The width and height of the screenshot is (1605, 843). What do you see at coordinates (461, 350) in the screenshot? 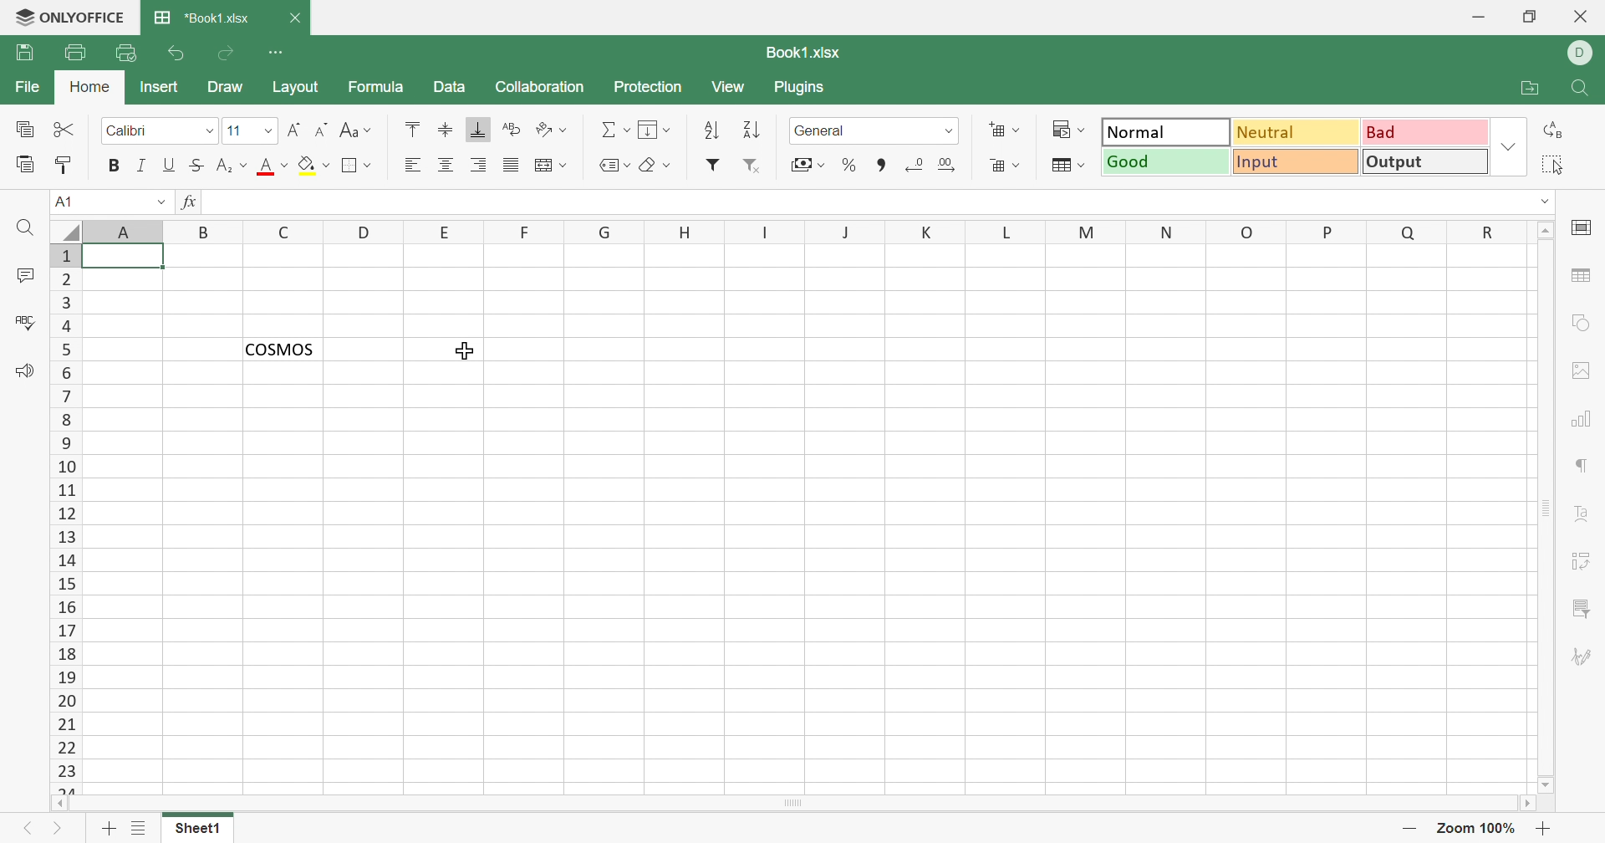
I see `Cursor` at bounding box center [461, 350].